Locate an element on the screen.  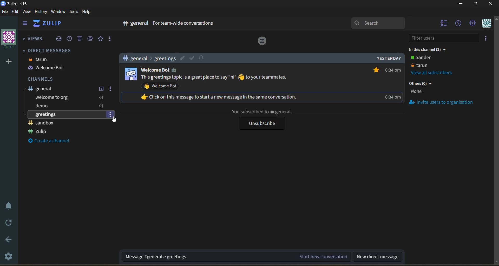
close is located at coordinates (492, 5).